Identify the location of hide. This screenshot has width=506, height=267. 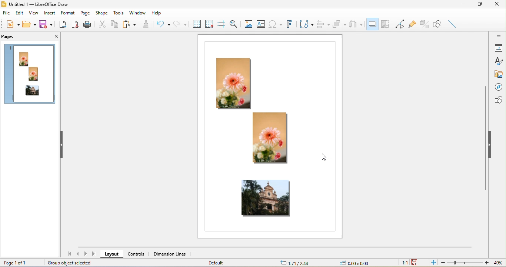
(63, 145).